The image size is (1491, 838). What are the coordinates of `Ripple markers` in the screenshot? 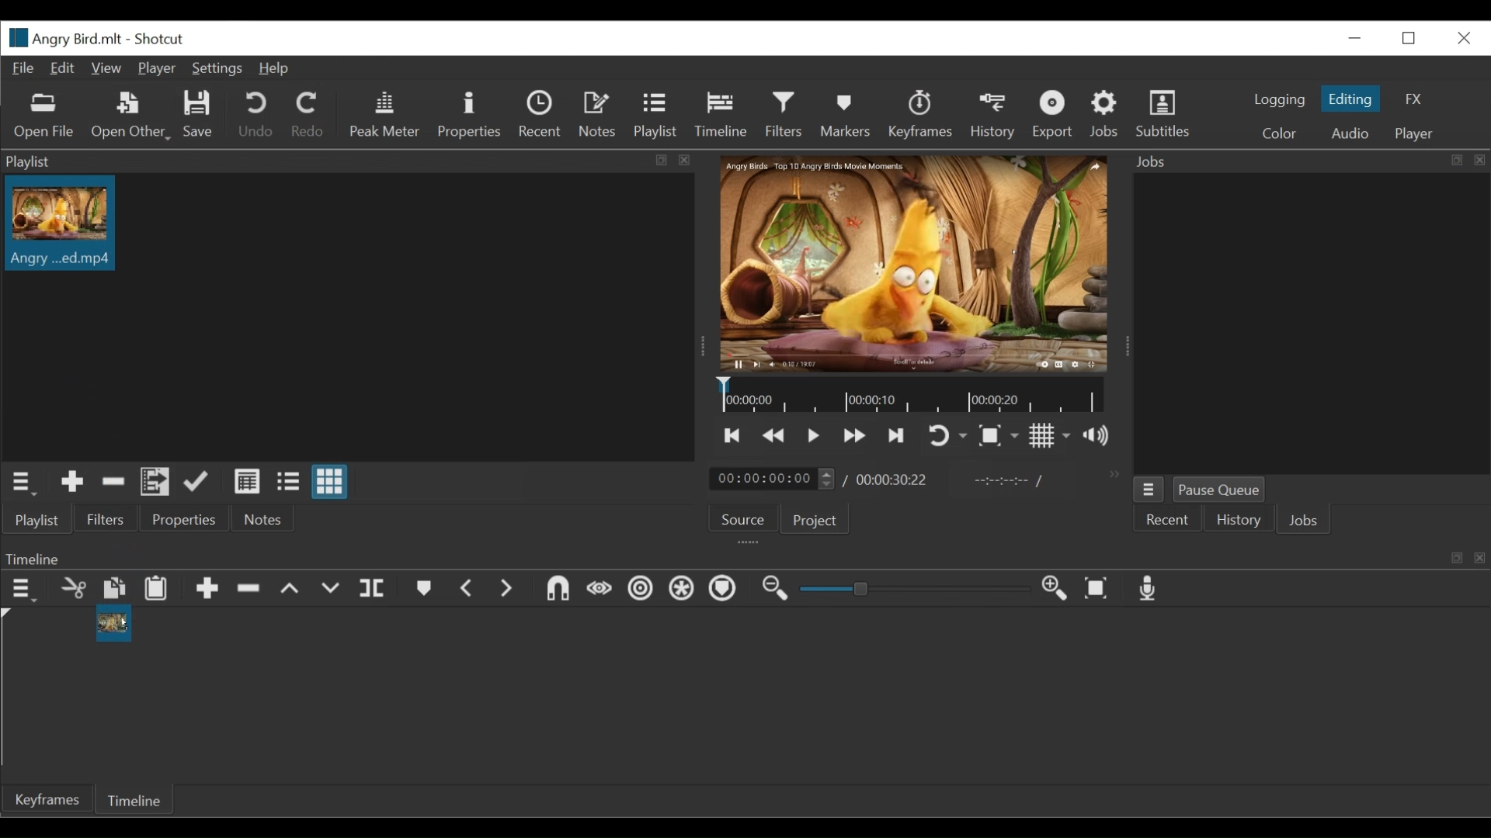 It's located at (725, 590).